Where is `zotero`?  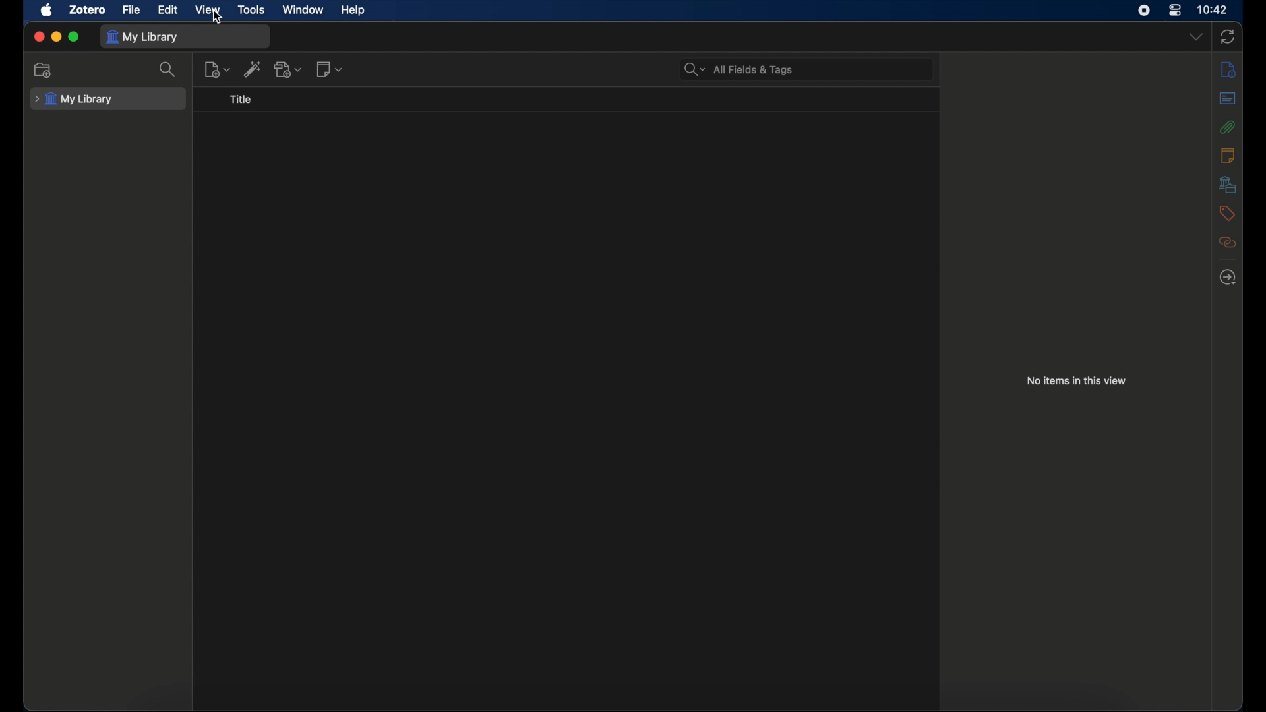
zotero is located at coordinates (86, 10).